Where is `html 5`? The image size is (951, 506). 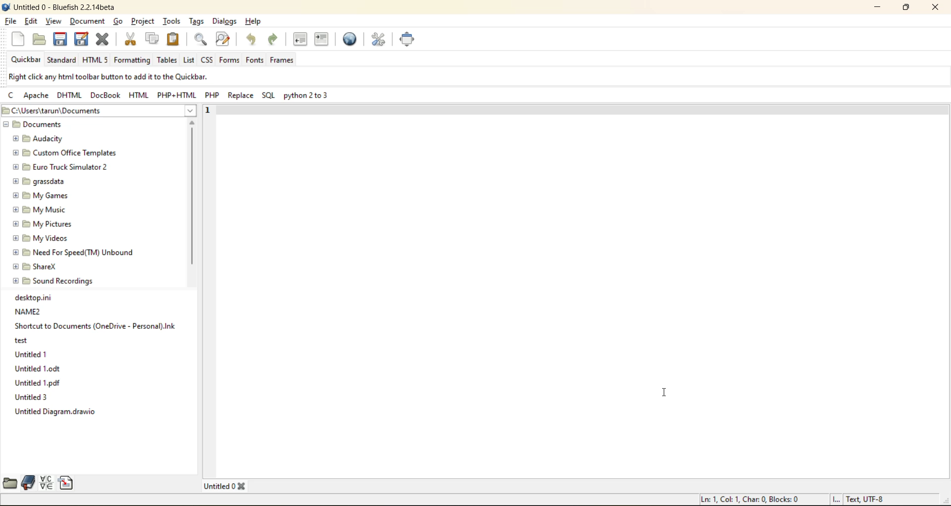 html 5 is located at coordinates (96, 60).